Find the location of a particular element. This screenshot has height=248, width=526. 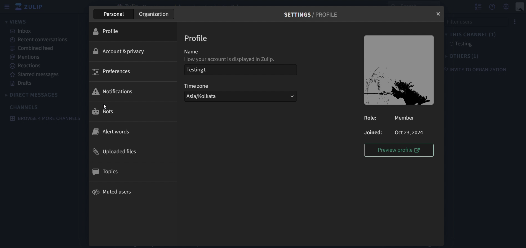

testing is located at coordinates (460, 44).